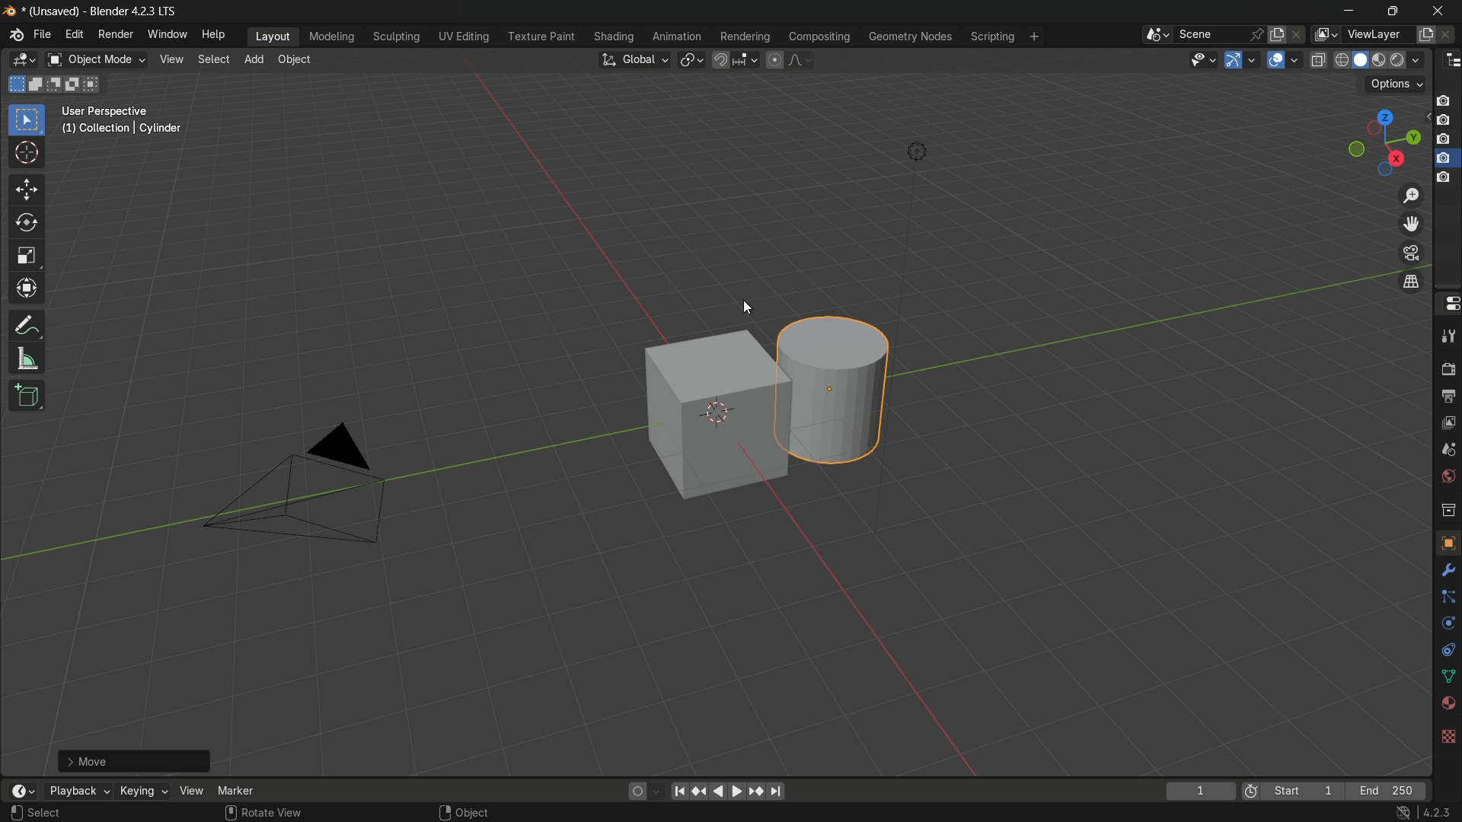 This screenshot has height=822, width=1462. I want to click on help menu, so click(215, 35).